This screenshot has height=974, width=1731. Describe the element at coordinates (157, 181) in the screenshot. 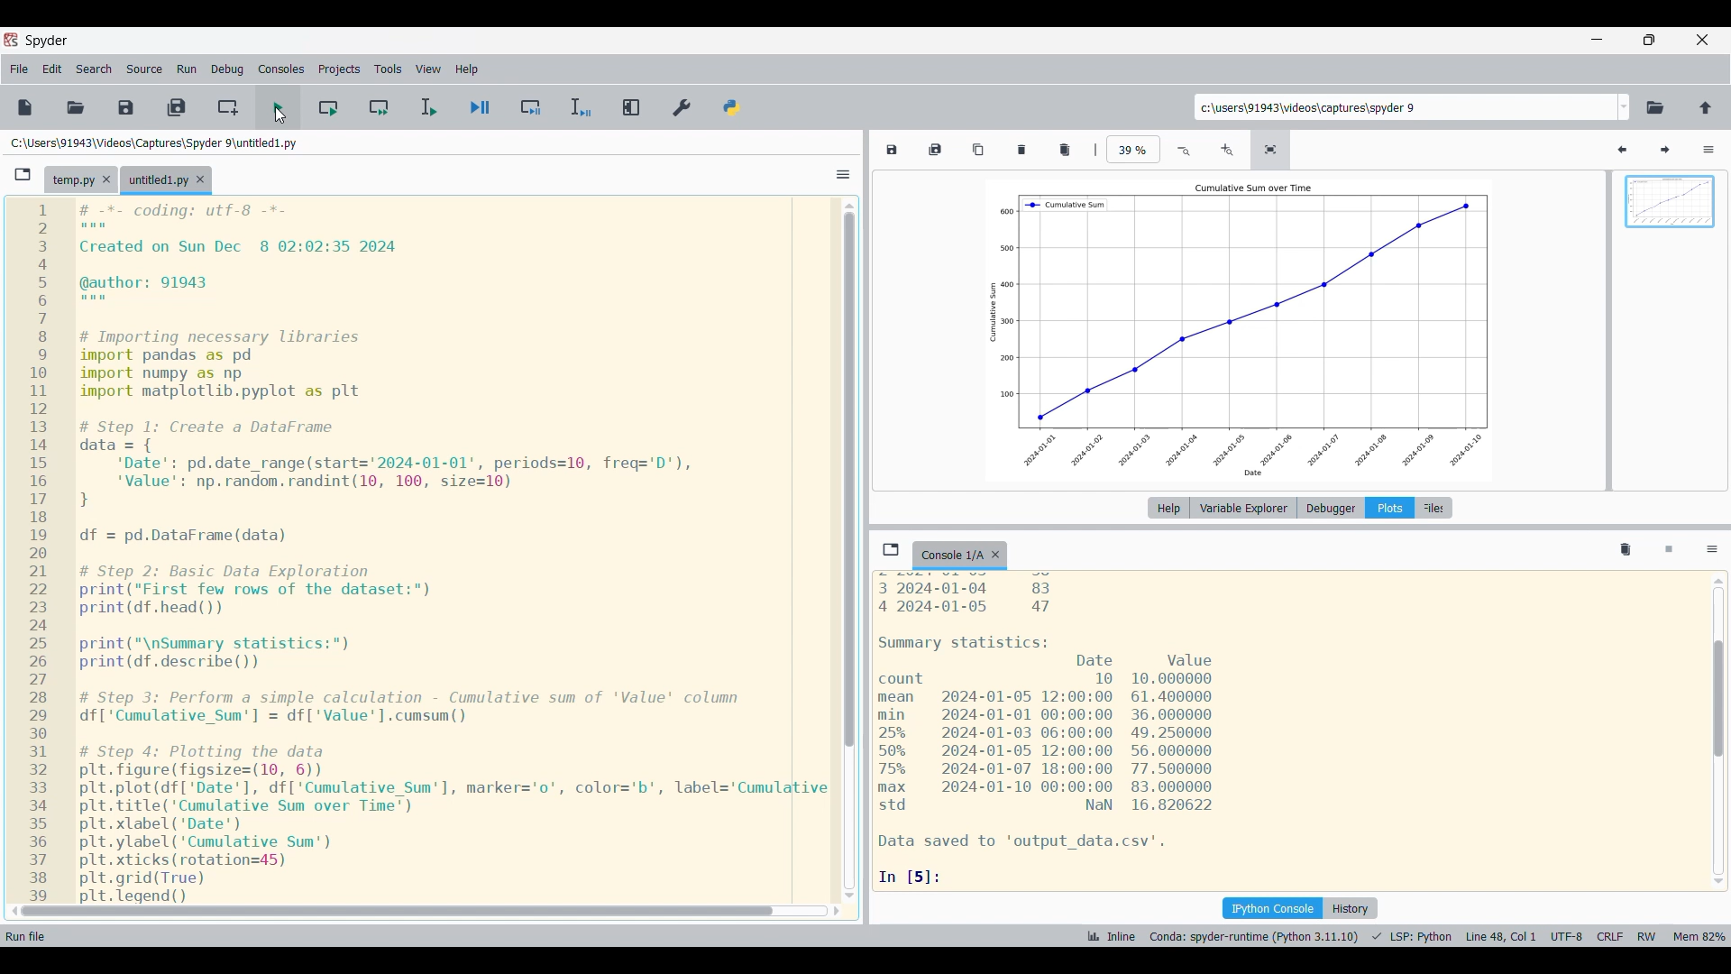

I see `Tab for new file highlighted as current selection` at that location.